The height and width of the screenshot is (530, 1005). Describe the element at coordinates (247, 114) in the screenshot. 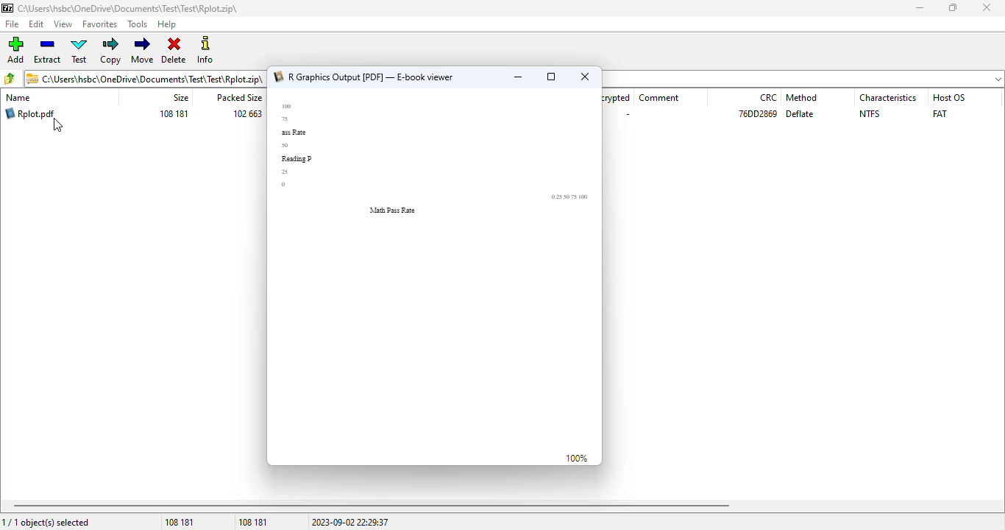

I see `102 663` at that location.